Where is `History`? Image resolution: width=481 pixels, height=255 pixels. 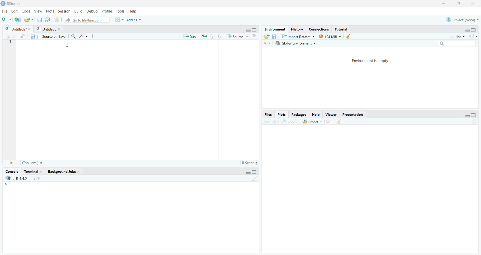
History is located at coordinates (297, 29).